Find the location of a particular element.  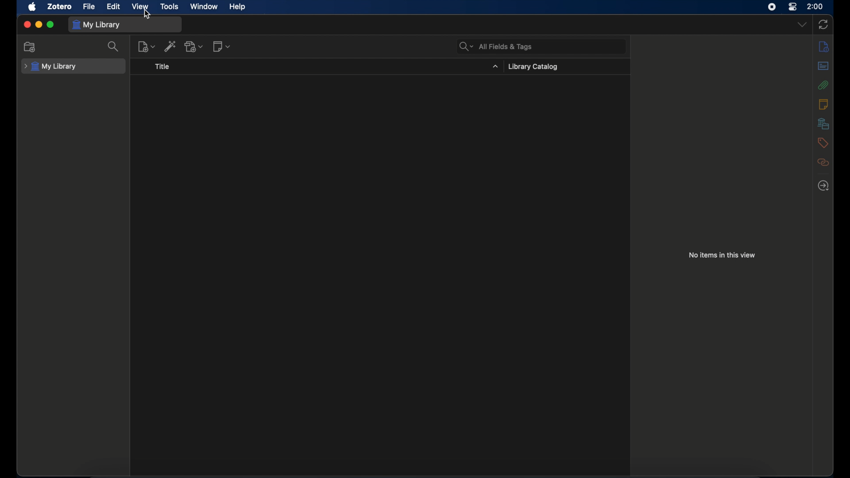

apple is located at coordinates (32, 7).